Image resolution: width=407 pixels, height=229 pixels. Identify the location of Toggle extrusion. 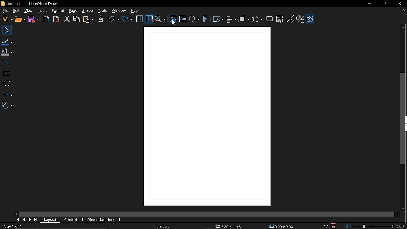
(300, 19).